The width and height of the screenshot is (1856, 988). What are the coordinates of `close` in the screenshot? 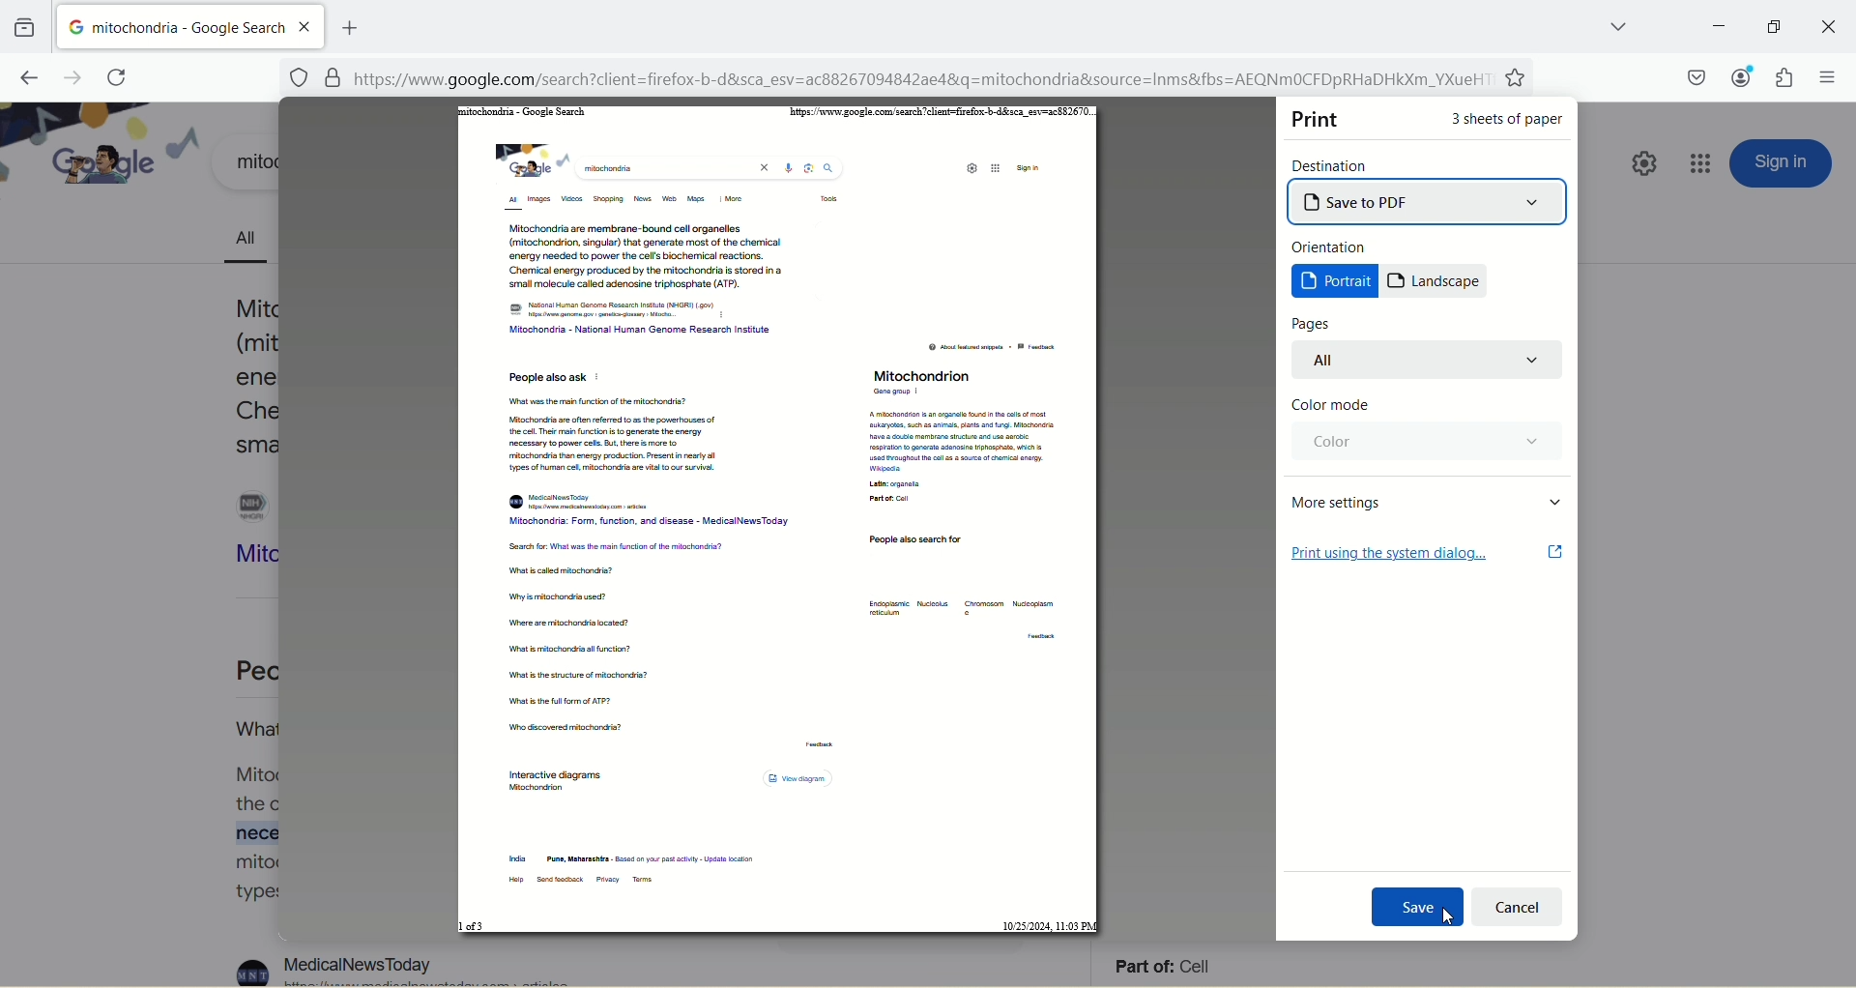 It's located at (1825, 26).